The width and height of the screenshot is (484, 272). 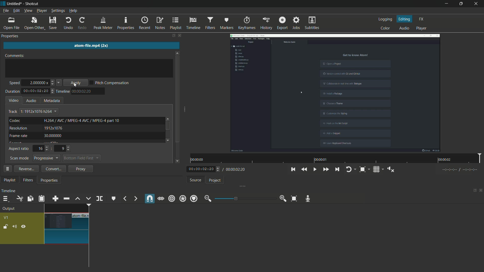 I want to click on proxy, so click(x=80, y=168).